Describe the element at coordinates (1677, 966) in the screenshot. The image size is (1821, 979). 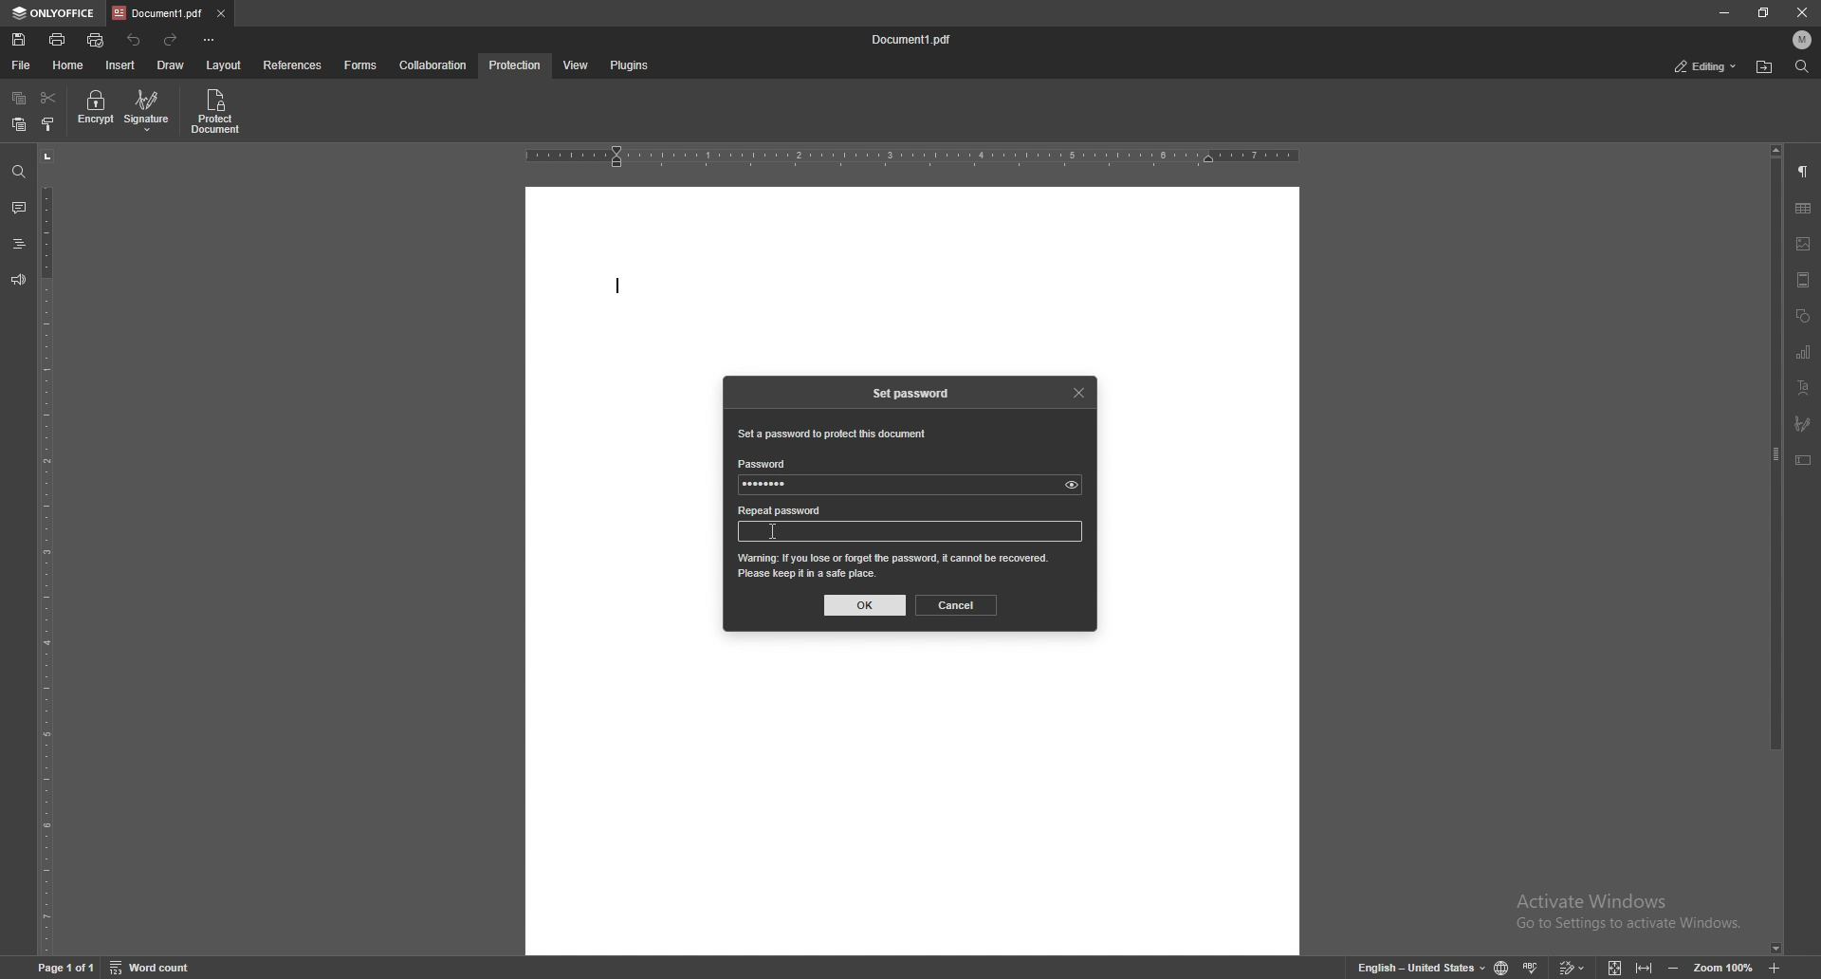
I see `zoom out` at that location.